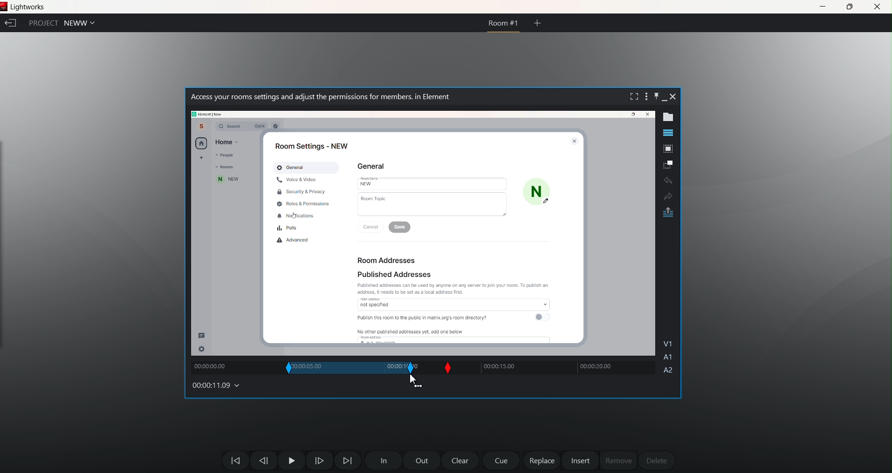 Image resolution: width=892 pixels, height=473 pixels. Describe the element at coordinates (670, 181) in the screenshot. I see `undo` at that location.